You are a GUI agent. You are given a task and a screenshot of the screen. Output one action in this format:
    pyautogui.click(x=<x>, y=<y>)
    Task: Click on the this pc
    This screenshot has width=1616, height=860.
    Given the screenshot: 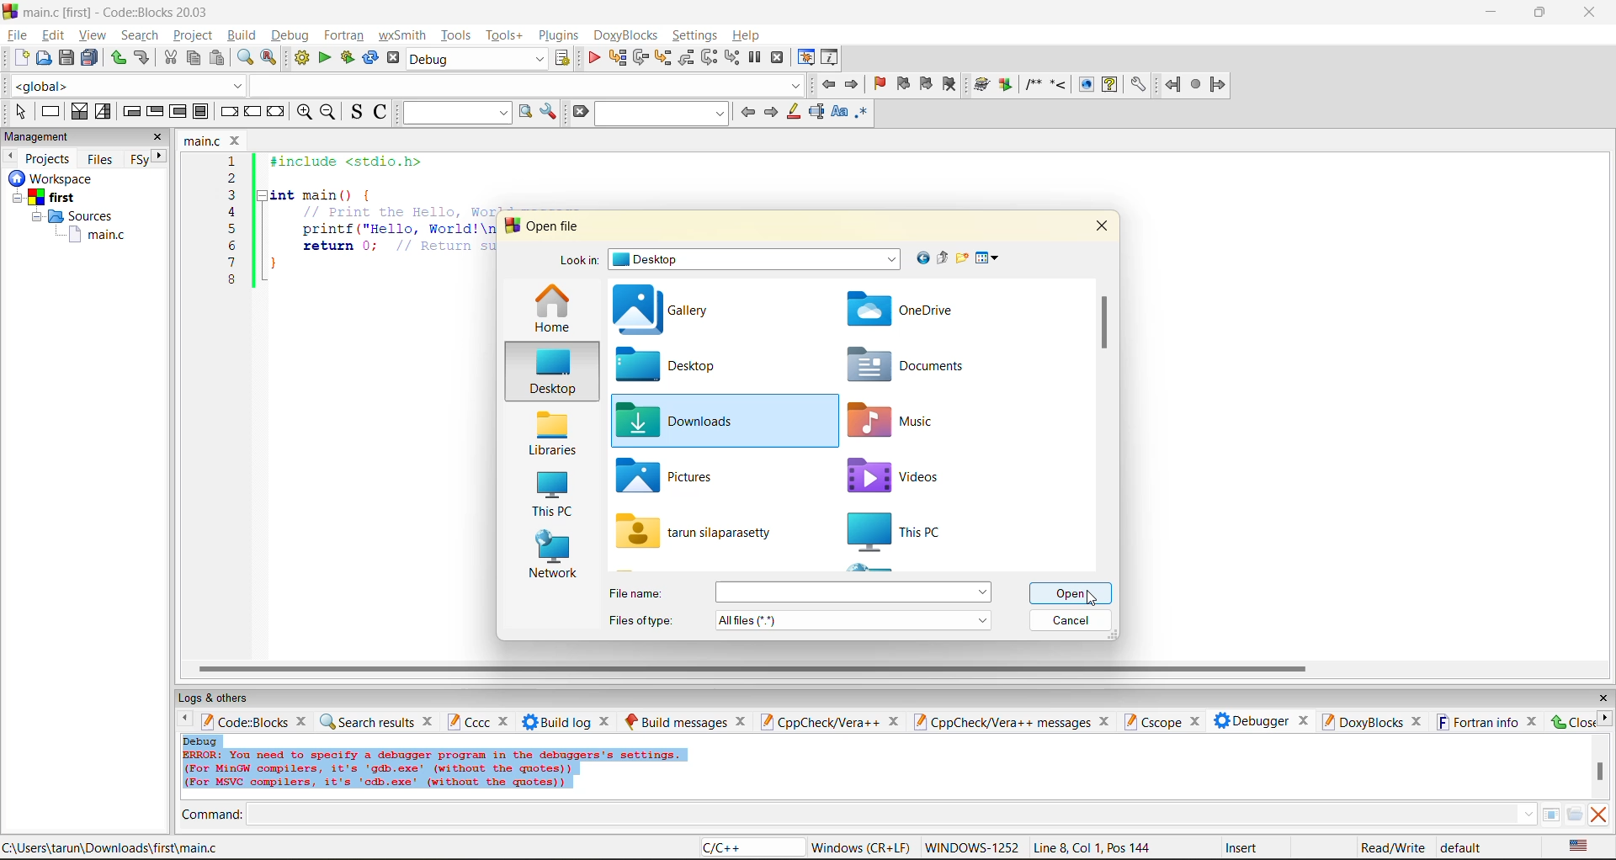 What is the action you would take?
    pyautogui.click(x=919, y=533)
    